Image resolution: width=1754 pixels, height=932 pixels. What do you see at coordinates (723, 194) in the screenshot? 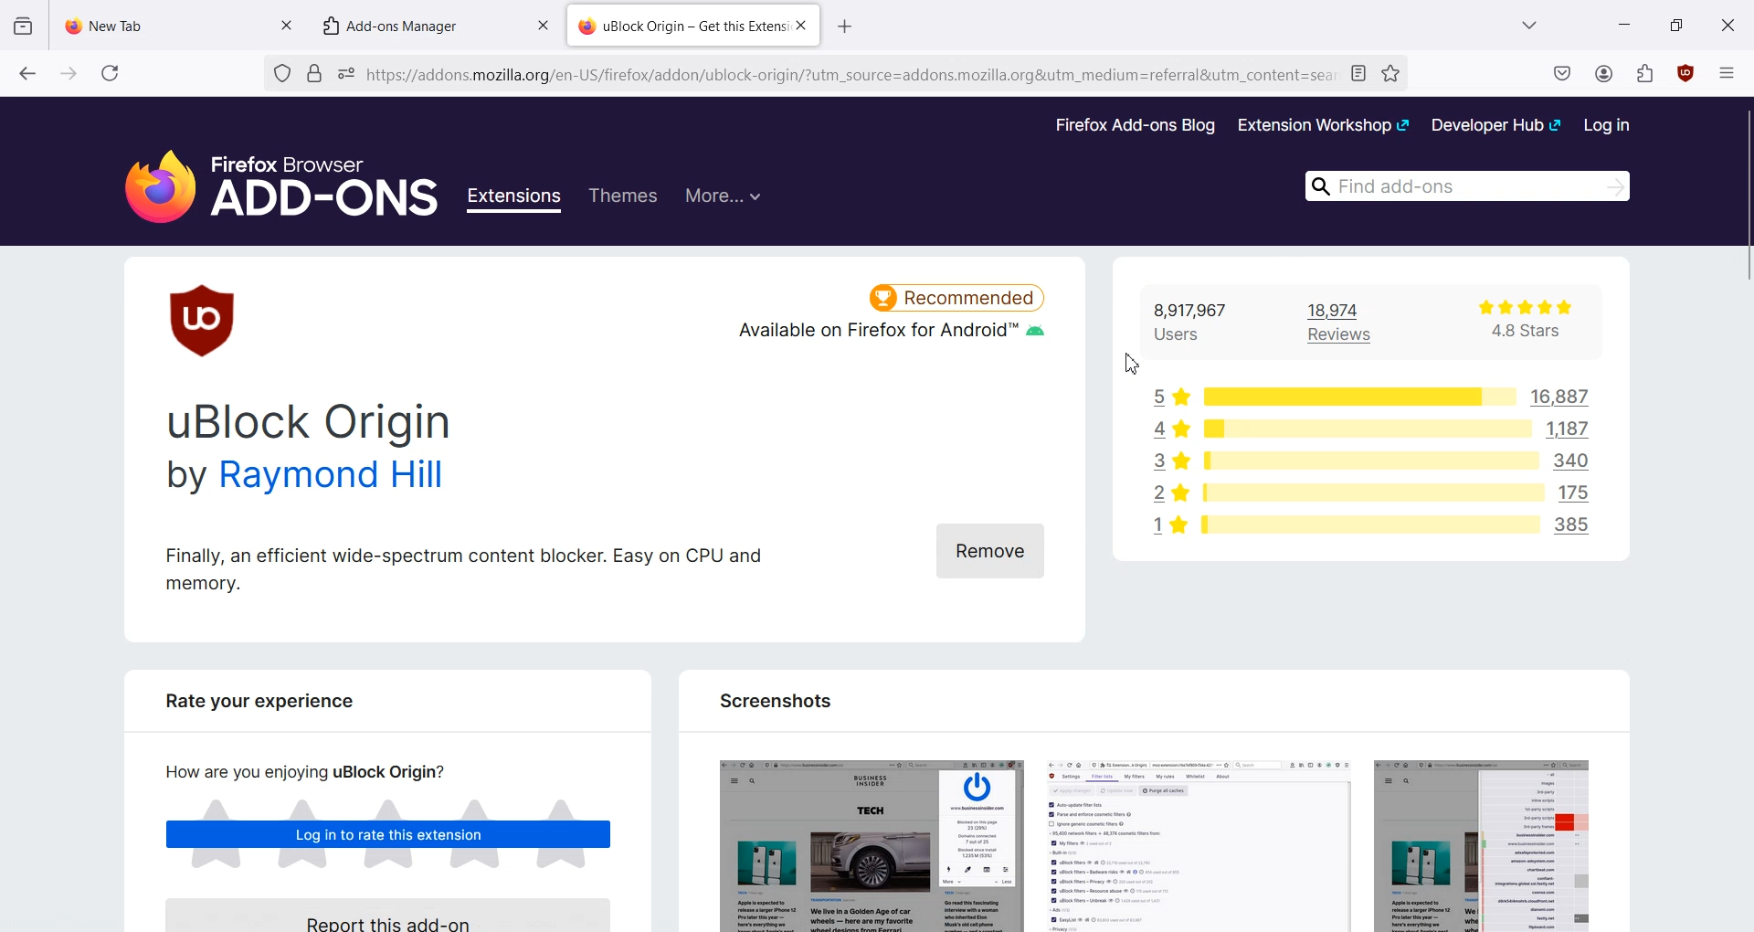
I see `More` at bounding box center [723, 194].